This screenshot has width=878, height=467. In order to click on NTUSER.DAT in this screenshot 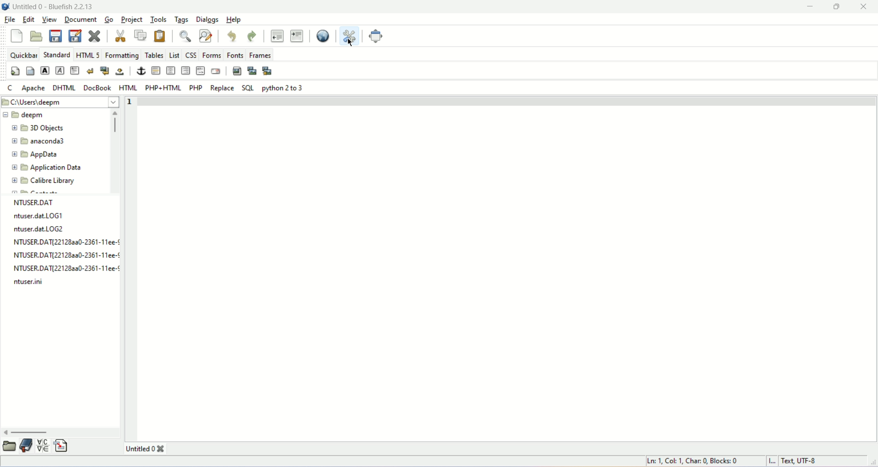, I will do `click(33, 202)`.